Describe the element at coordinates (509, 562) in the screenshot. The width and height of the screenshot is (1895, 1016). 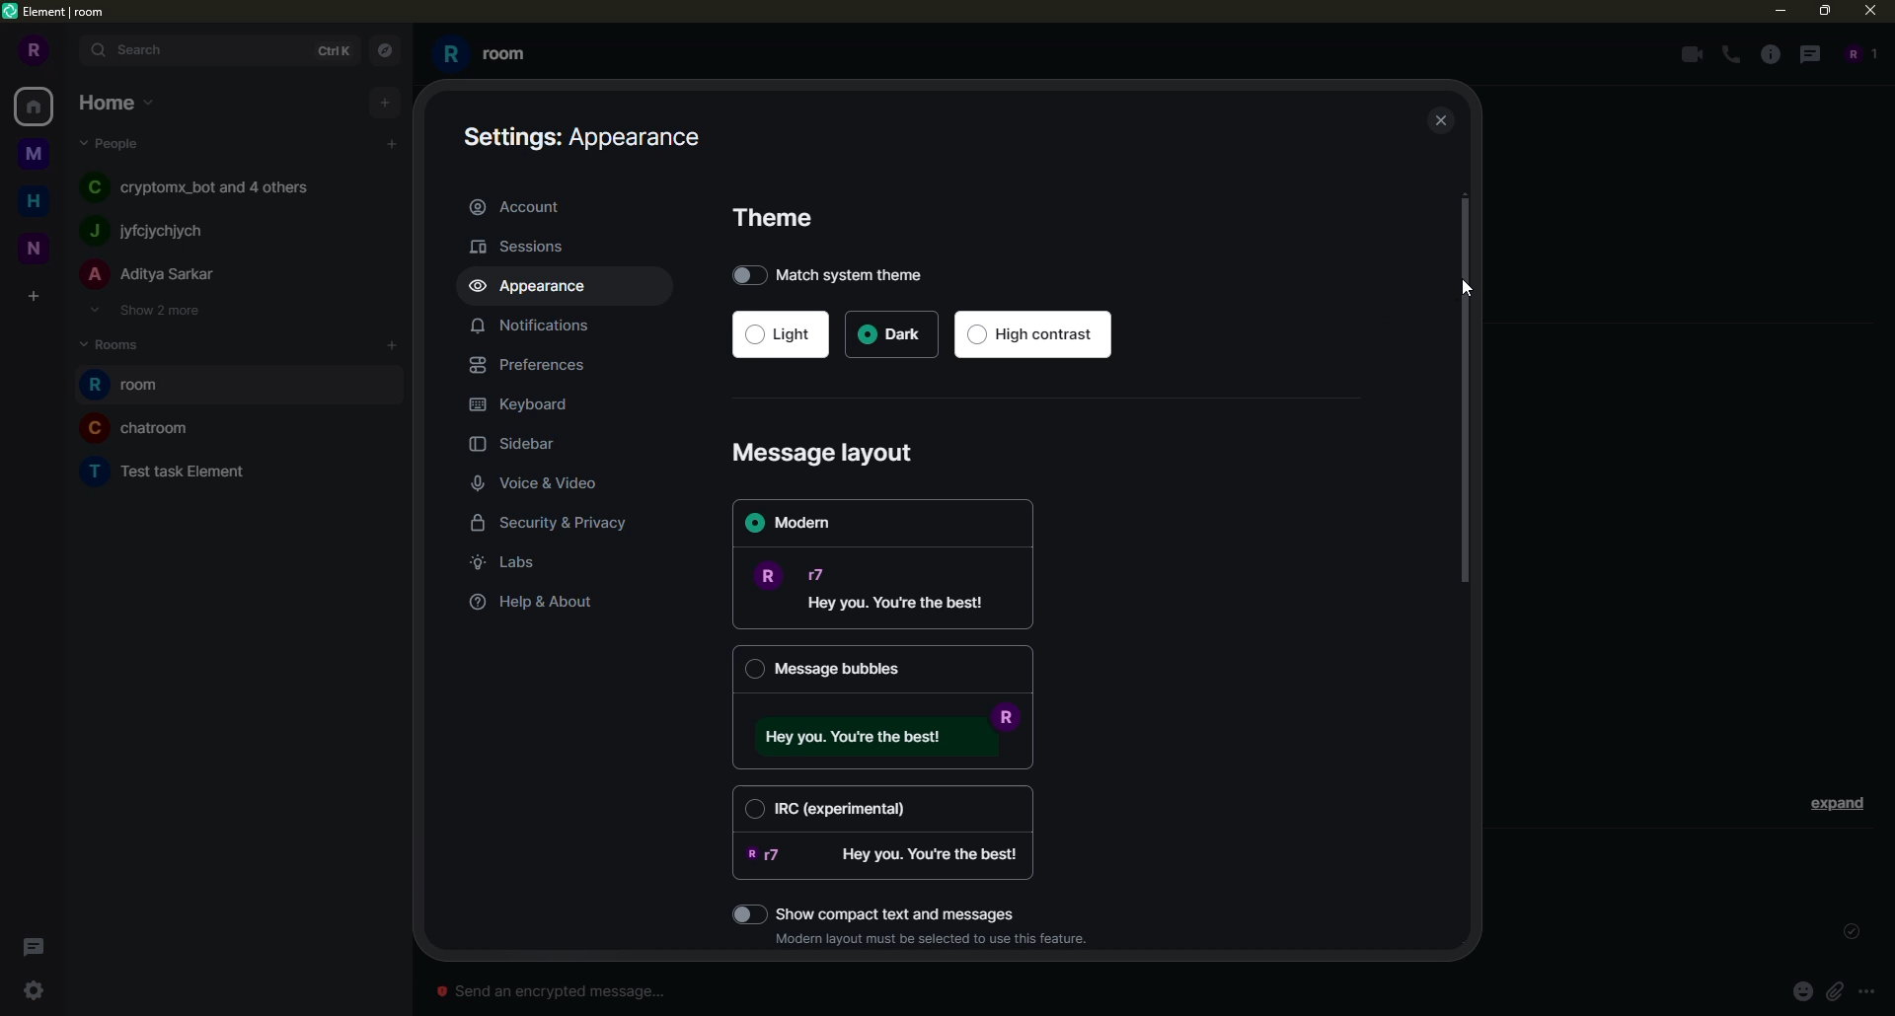
I see `labs` at that location.